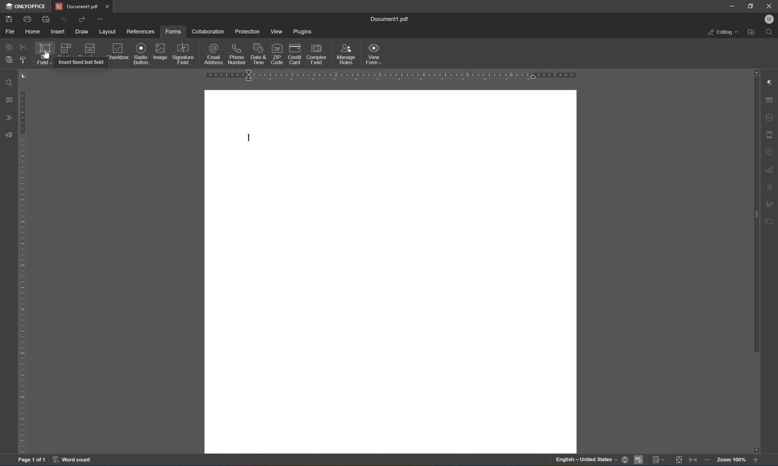 The image size is (778, 466). What do you see at coordinates (185, 52) in the screenshot?
I see `signature field` at bounding box center [185, 52].